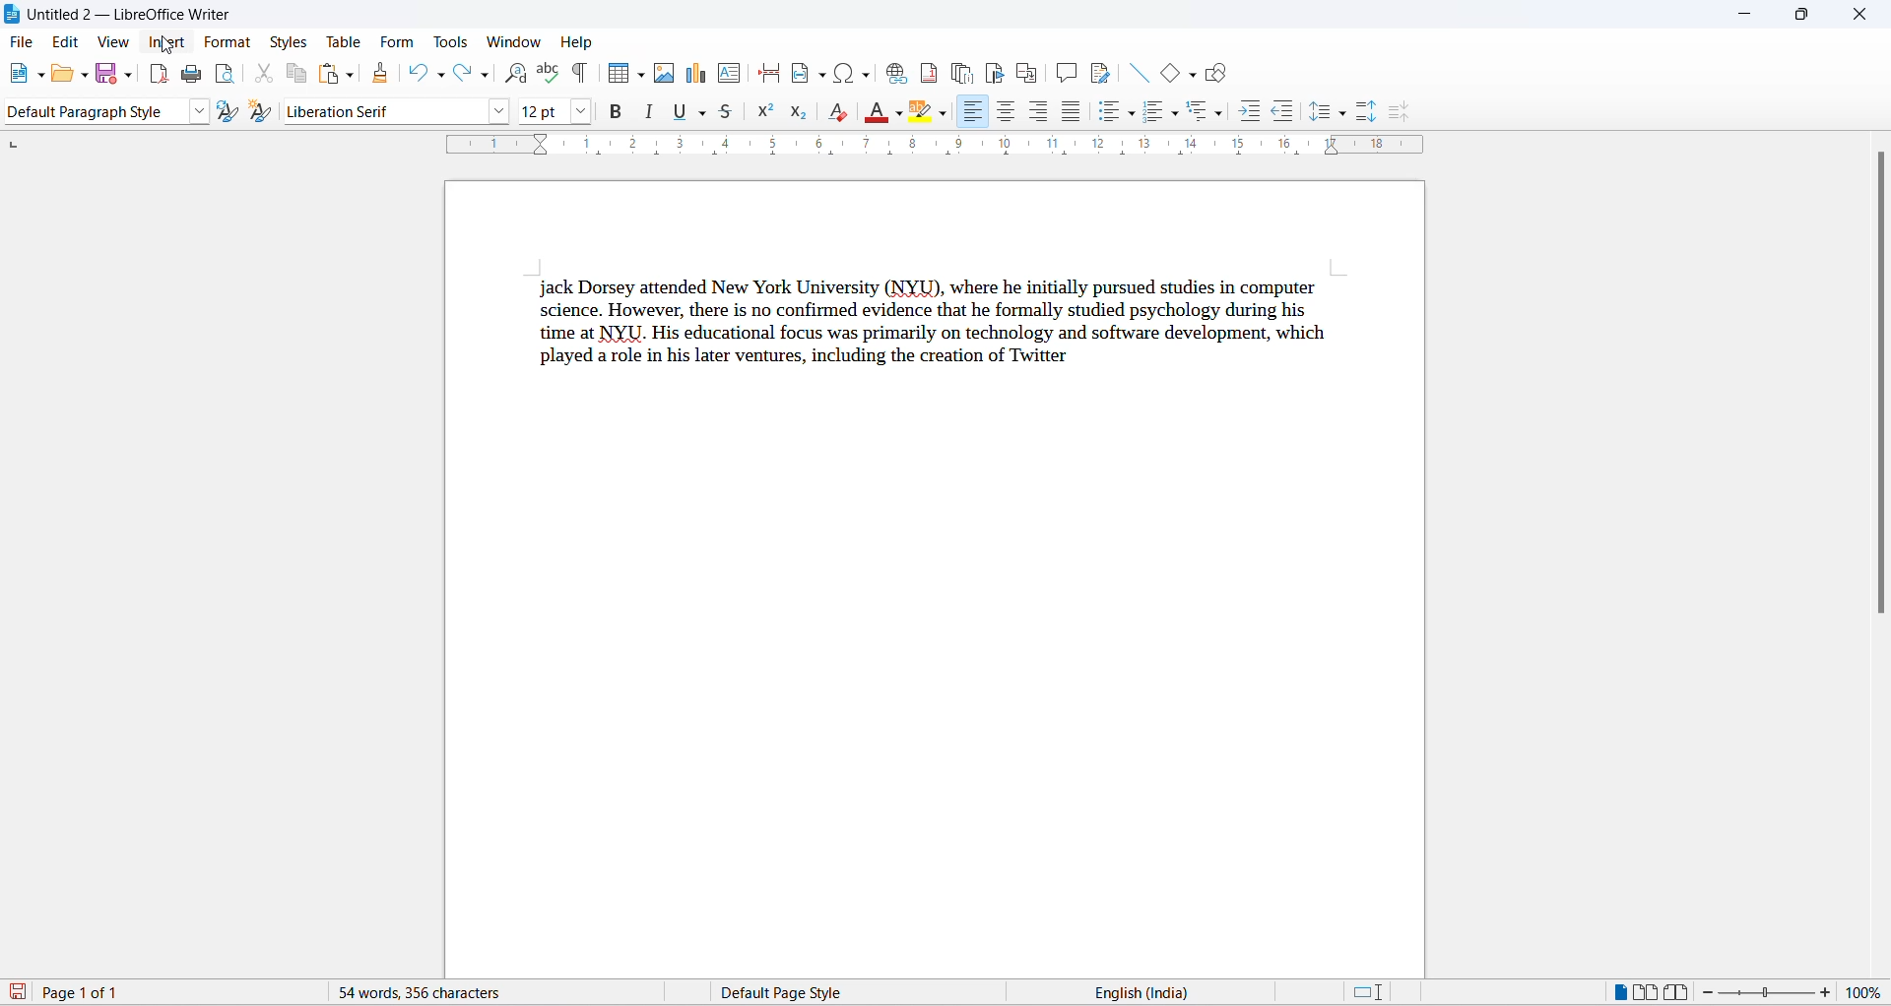 This screenshot has width=1891, height=1006. What do you see at coordinates (1199, 991) in the screenshot?
I see `English(India)` at bounding box center [1199, 991].